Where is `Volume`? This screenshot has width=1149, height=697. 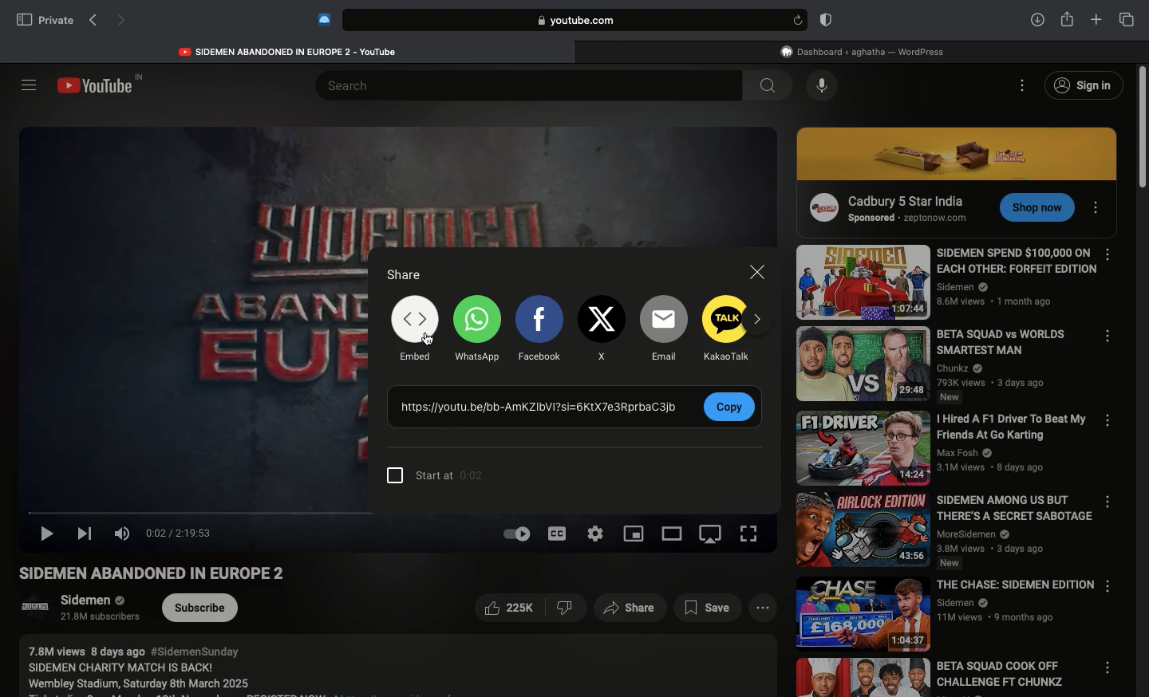 Volume is located at coordinates (121, 534).